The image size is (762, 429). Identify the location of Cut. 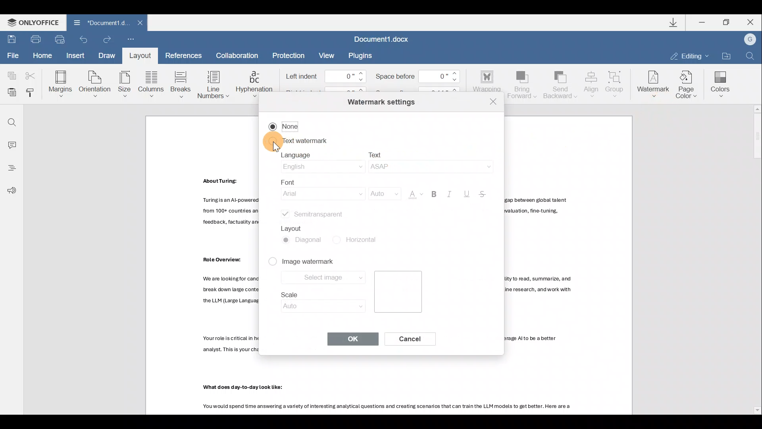
(31, 74).